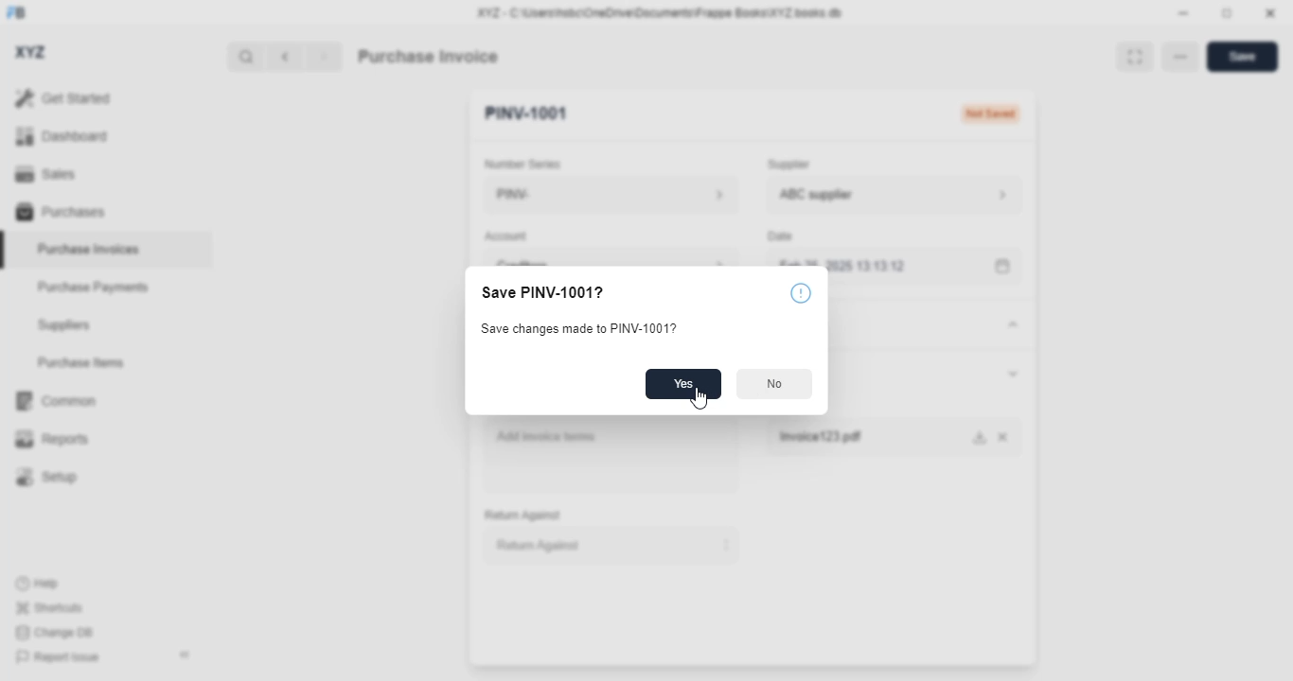  Describe the element at coordinates (774, 384) in the screenshot. I see `no` at that location.